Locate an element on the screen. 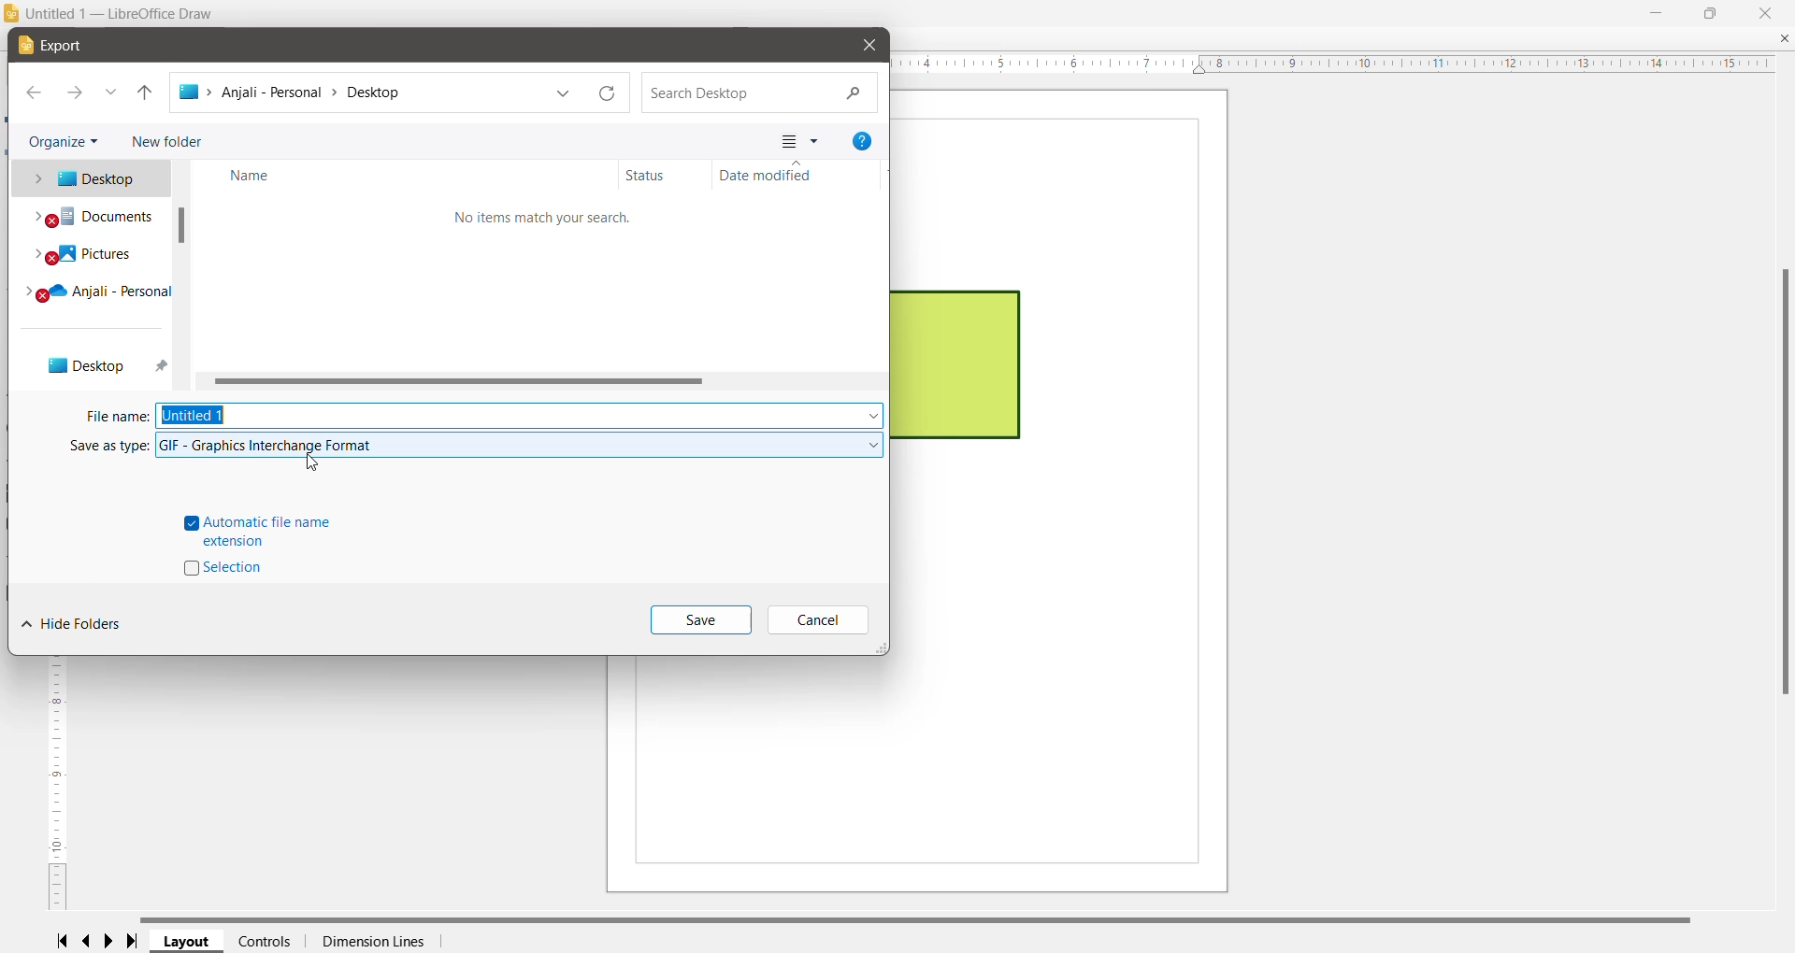 The image size is (1795, 953). Scroll to previous page is located at coordinates (88, 942).